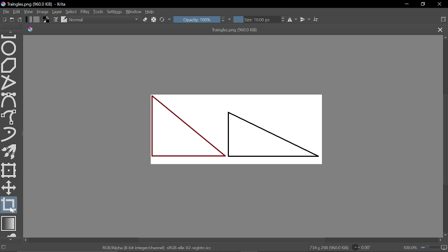  What do you see at coordinates (9, 83) in the screenshot?
I see `Polyline tool` at bounding box center [9, 83].